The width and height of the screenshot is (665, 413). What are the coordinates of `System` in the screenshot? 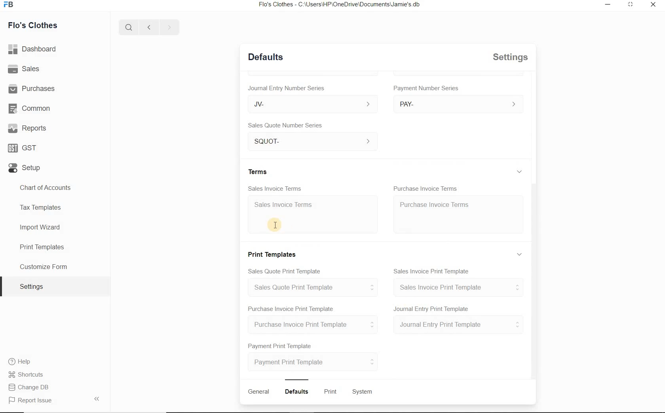 It's located at (363, 392).